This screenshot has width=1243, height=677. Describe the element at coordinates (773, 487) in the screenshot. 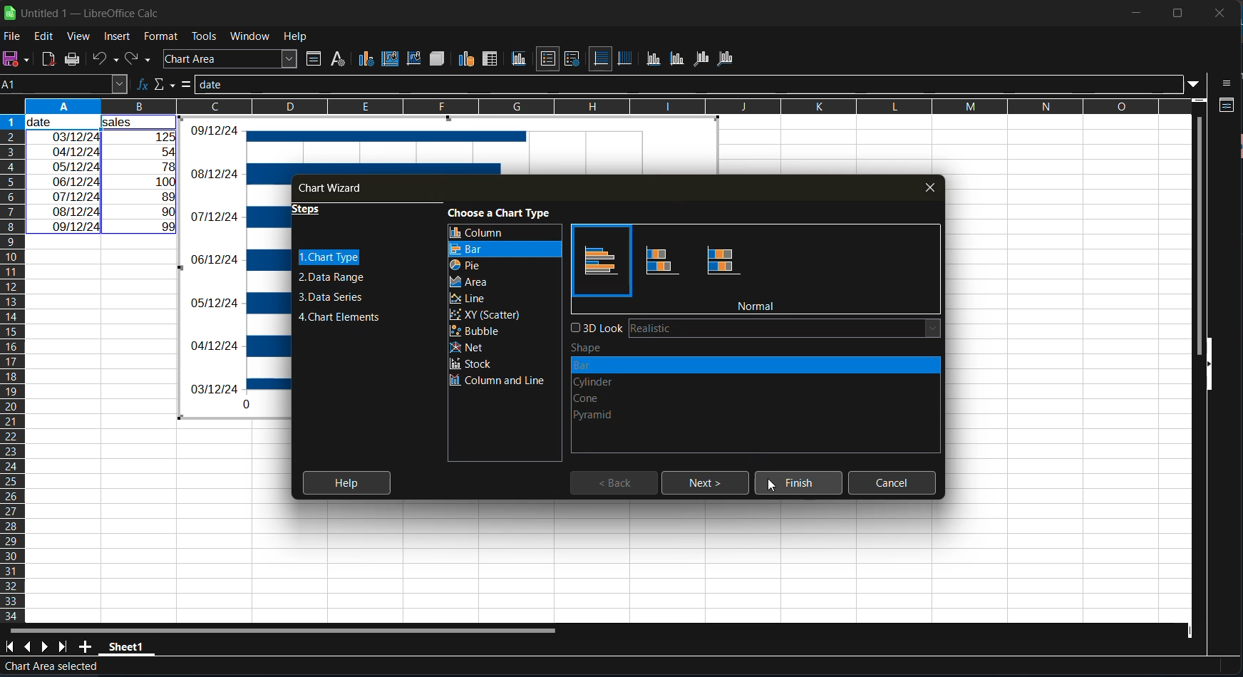

I see `cursor` at that location.